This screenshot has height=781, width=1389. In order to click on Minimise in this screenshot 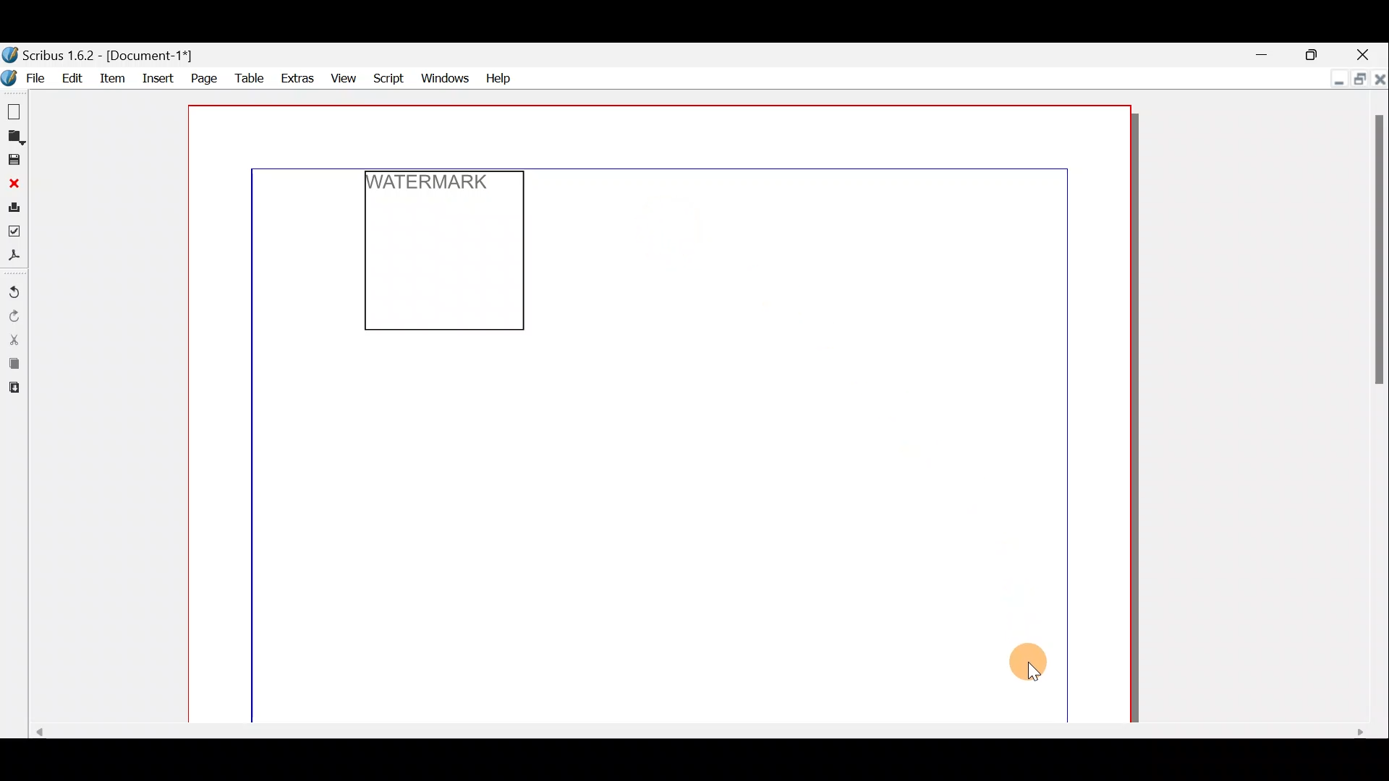, I will do `click(1265, 53)`.